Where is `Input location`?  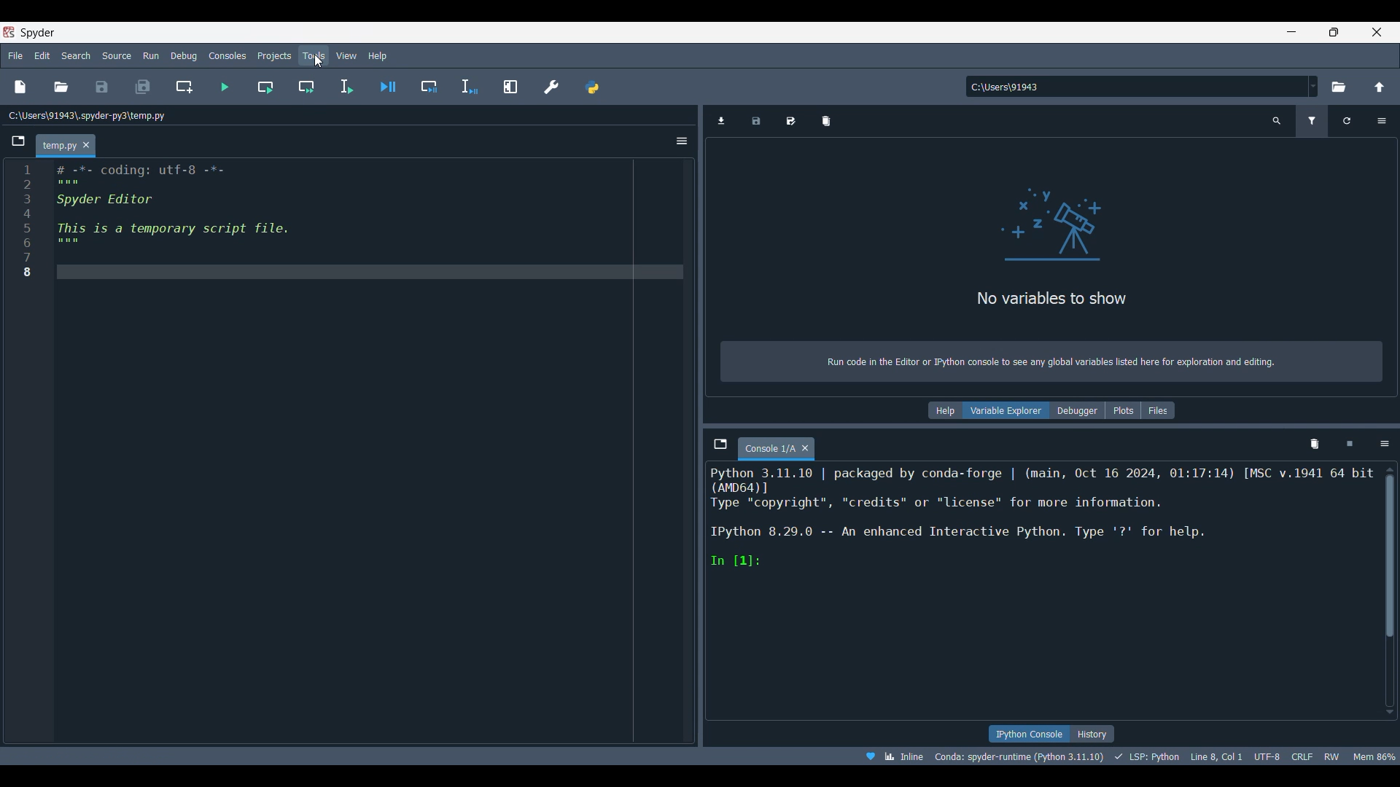 Input location is located at coordinates (1136, 87).